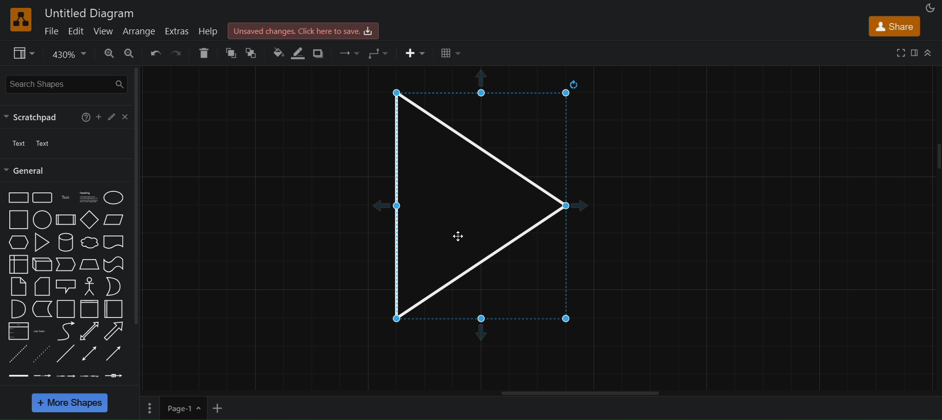 Image resolution: width=942 pixels, height=420 pixels. Describe the element at coordinates (154, 52) in the screenshot. I see `undo` at that location.